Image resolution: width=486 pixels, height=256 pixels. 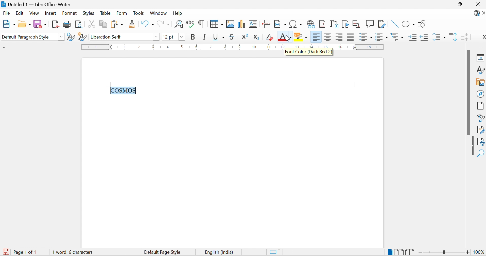 I want to click on Toggle Print Preview, so click(x=78, y=24).